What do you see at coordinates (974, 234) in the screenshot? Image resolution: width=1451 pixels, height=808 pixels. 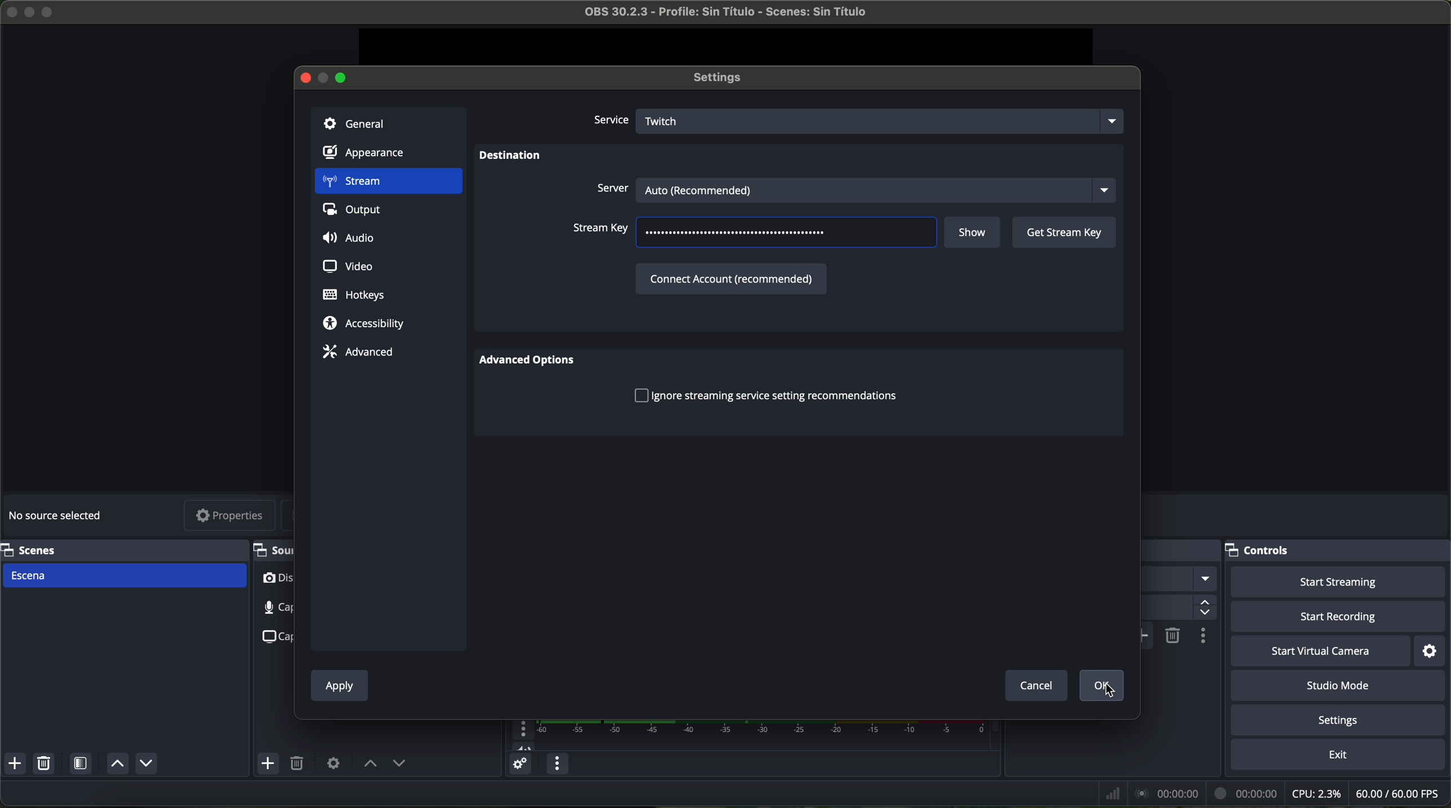 I see `show button` at bounding box center [974, 234].